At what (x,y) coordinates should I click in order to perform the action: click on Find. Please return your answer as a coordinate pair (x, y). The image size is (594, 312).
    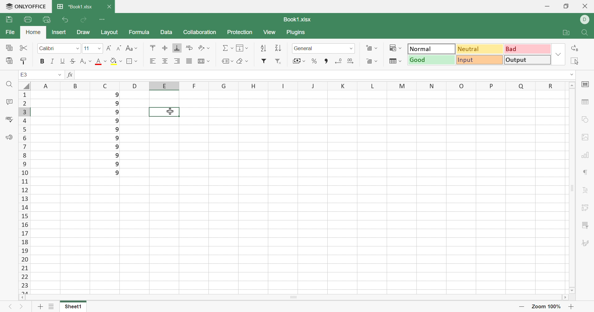
    Looking at the image, I should click on (8, 85).